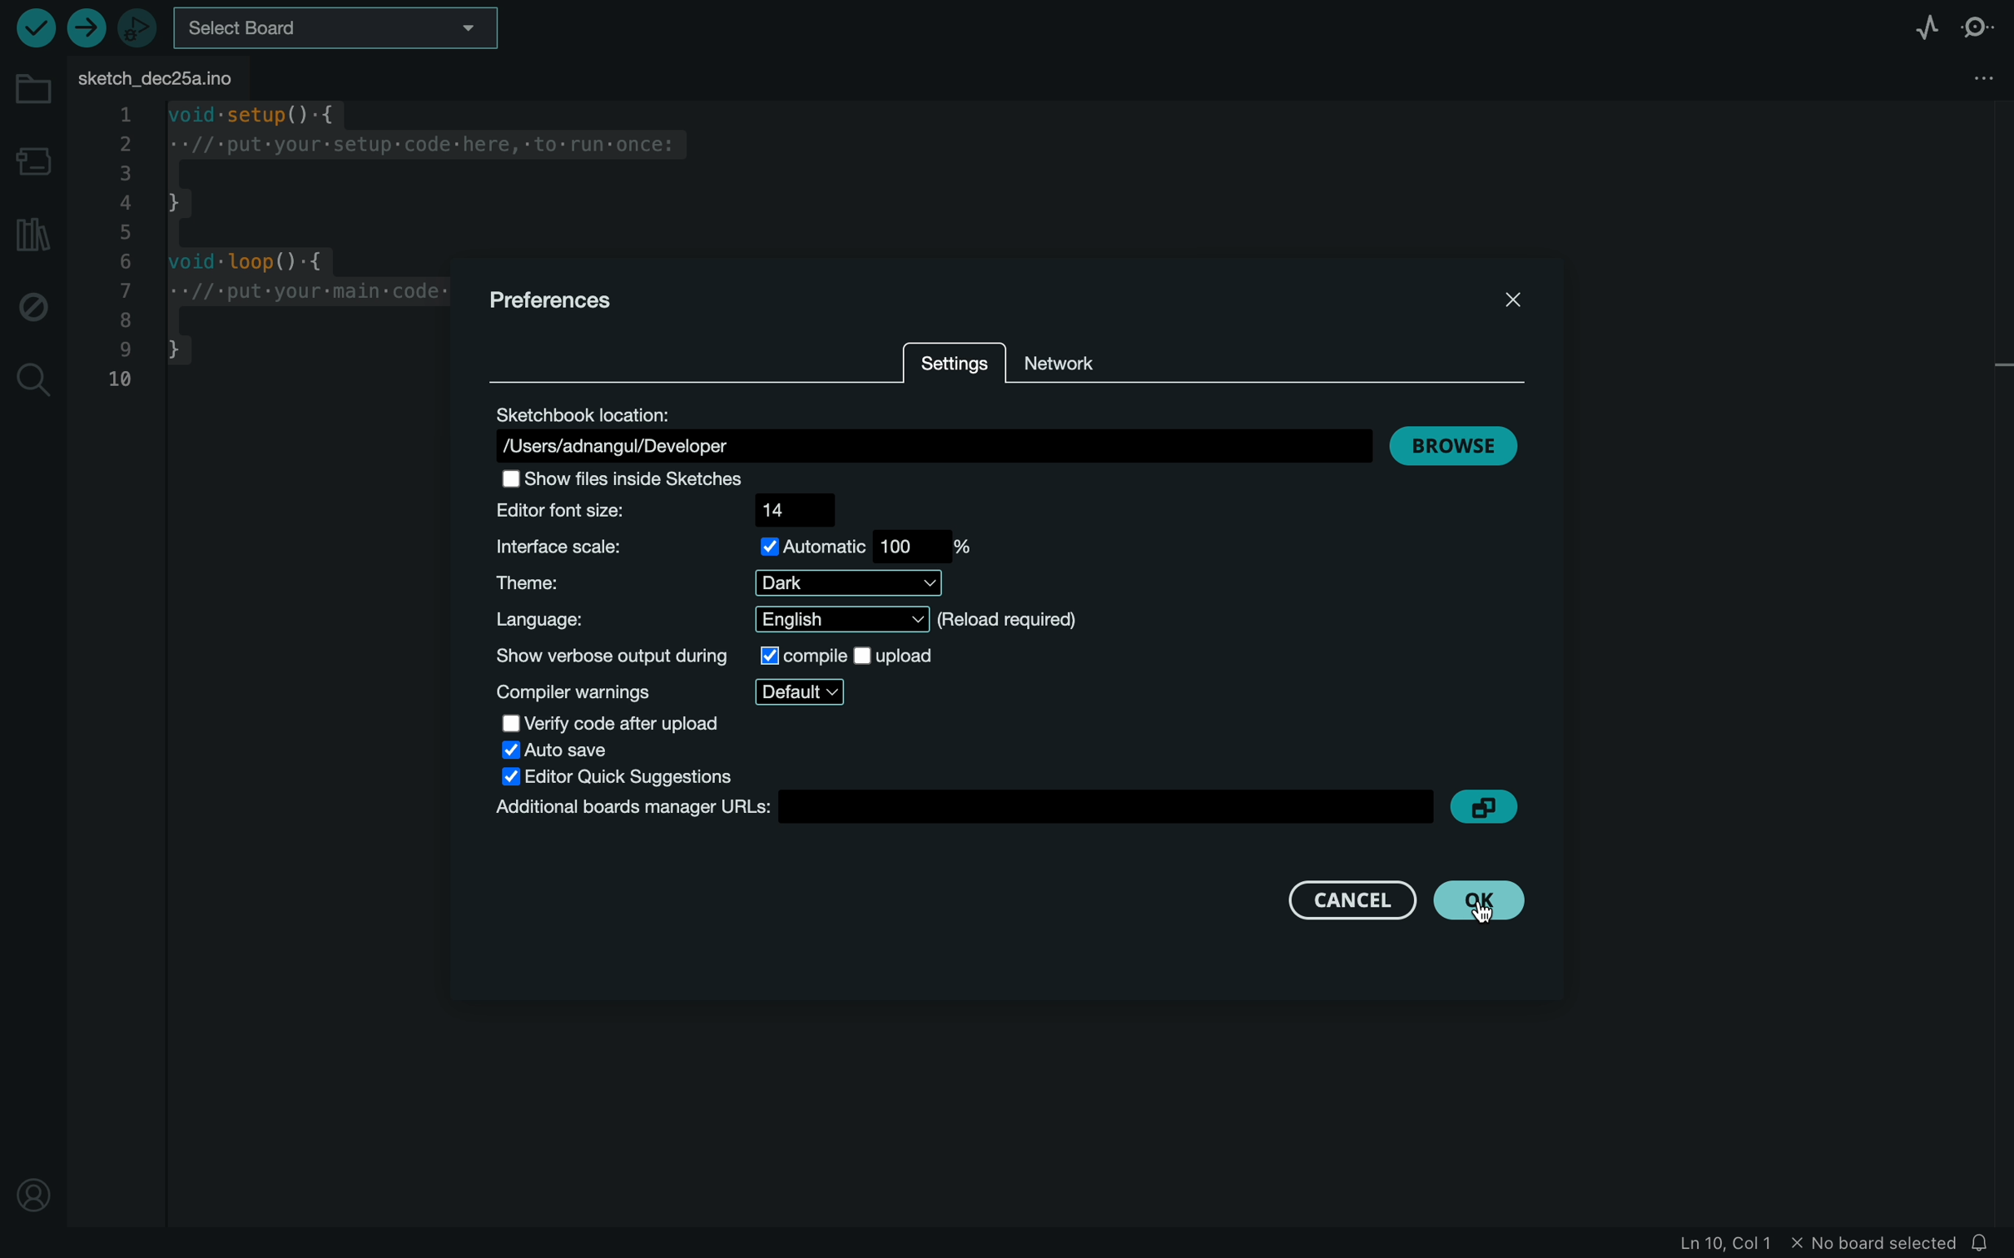 The image size is (2014, 1258). I want to click on auto  save, so click(583, 750).